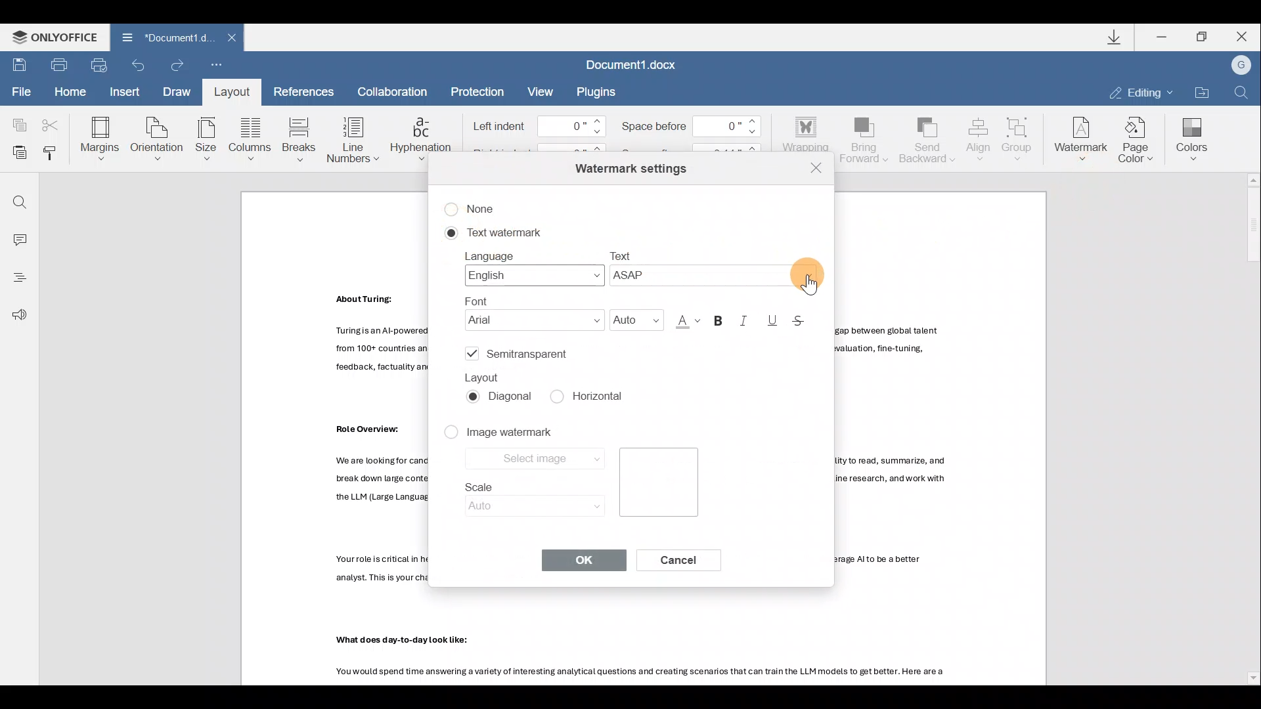  What do you see at coordinates (535, 125) in the screenshot?
I see `Left indent` at bounding box center [535, 125].